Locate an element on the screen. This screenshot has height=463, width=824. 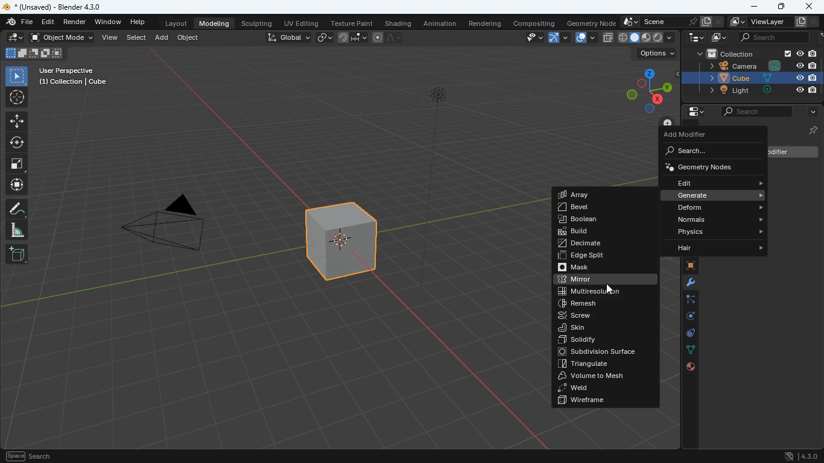
weld is located at coordinates (604, 388).